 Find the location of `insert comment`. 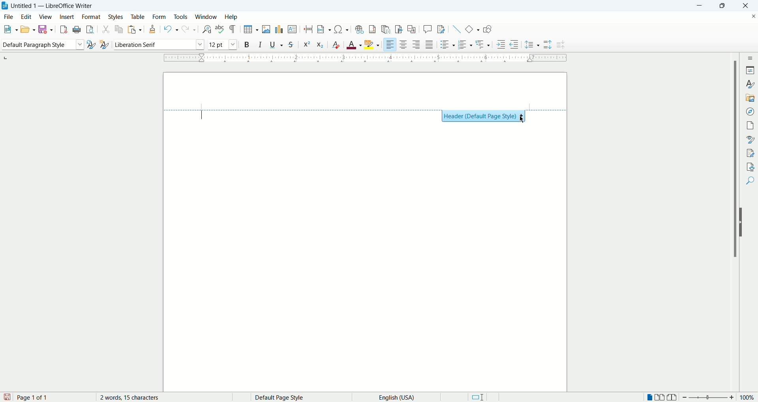

insert comment is located at coordinates (428, 29).